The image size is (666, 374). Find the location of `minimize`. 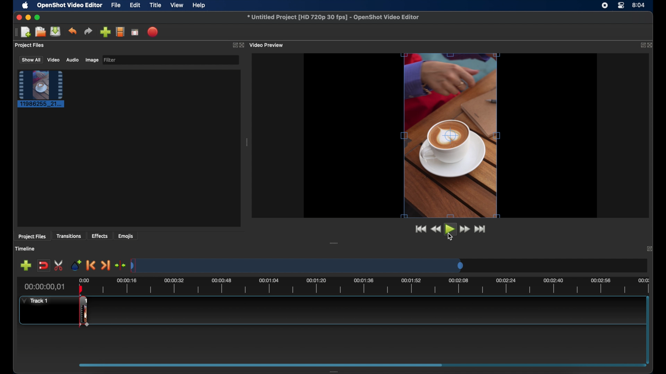

minimize is located at coordinates (28, 17).